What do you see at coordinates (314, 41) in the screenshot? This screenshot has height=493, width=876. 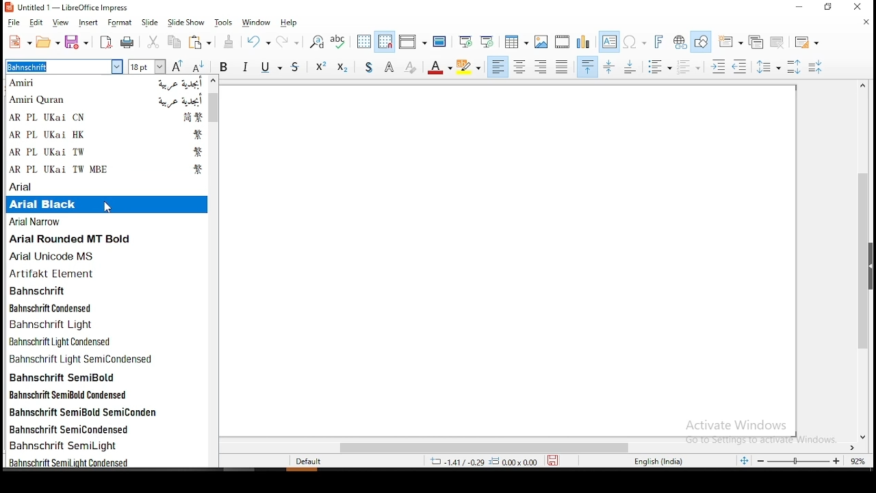 I see `find and replace` at bounding box center [314, 41].